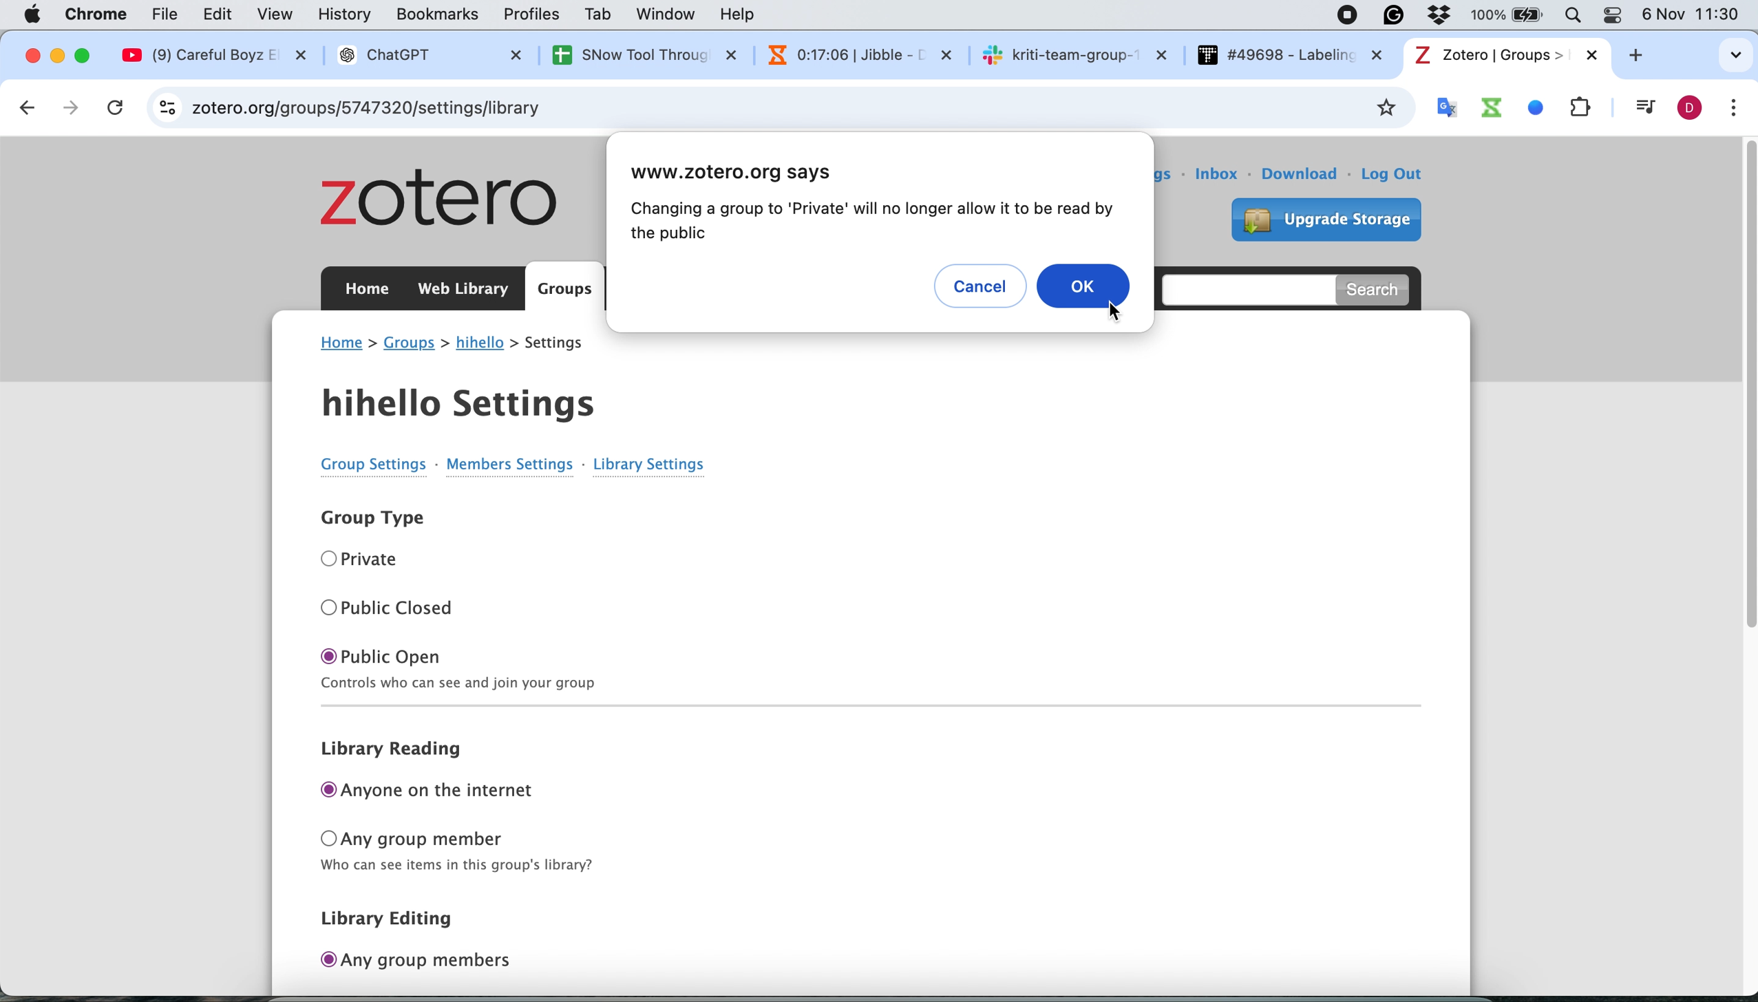  What do you see at coordinates (1713, 50) in the screenshot?
I see `search tabs` at bounding box center [1713, 50].